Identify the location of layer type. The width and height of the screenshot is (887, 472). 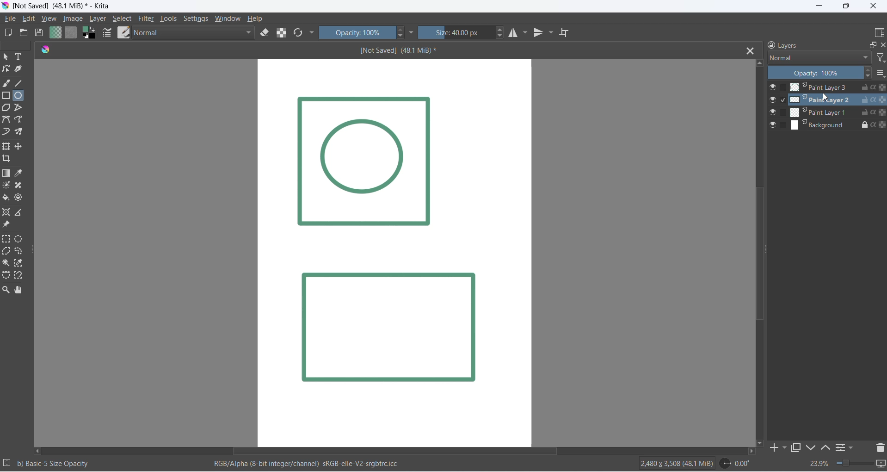
(819, 57).